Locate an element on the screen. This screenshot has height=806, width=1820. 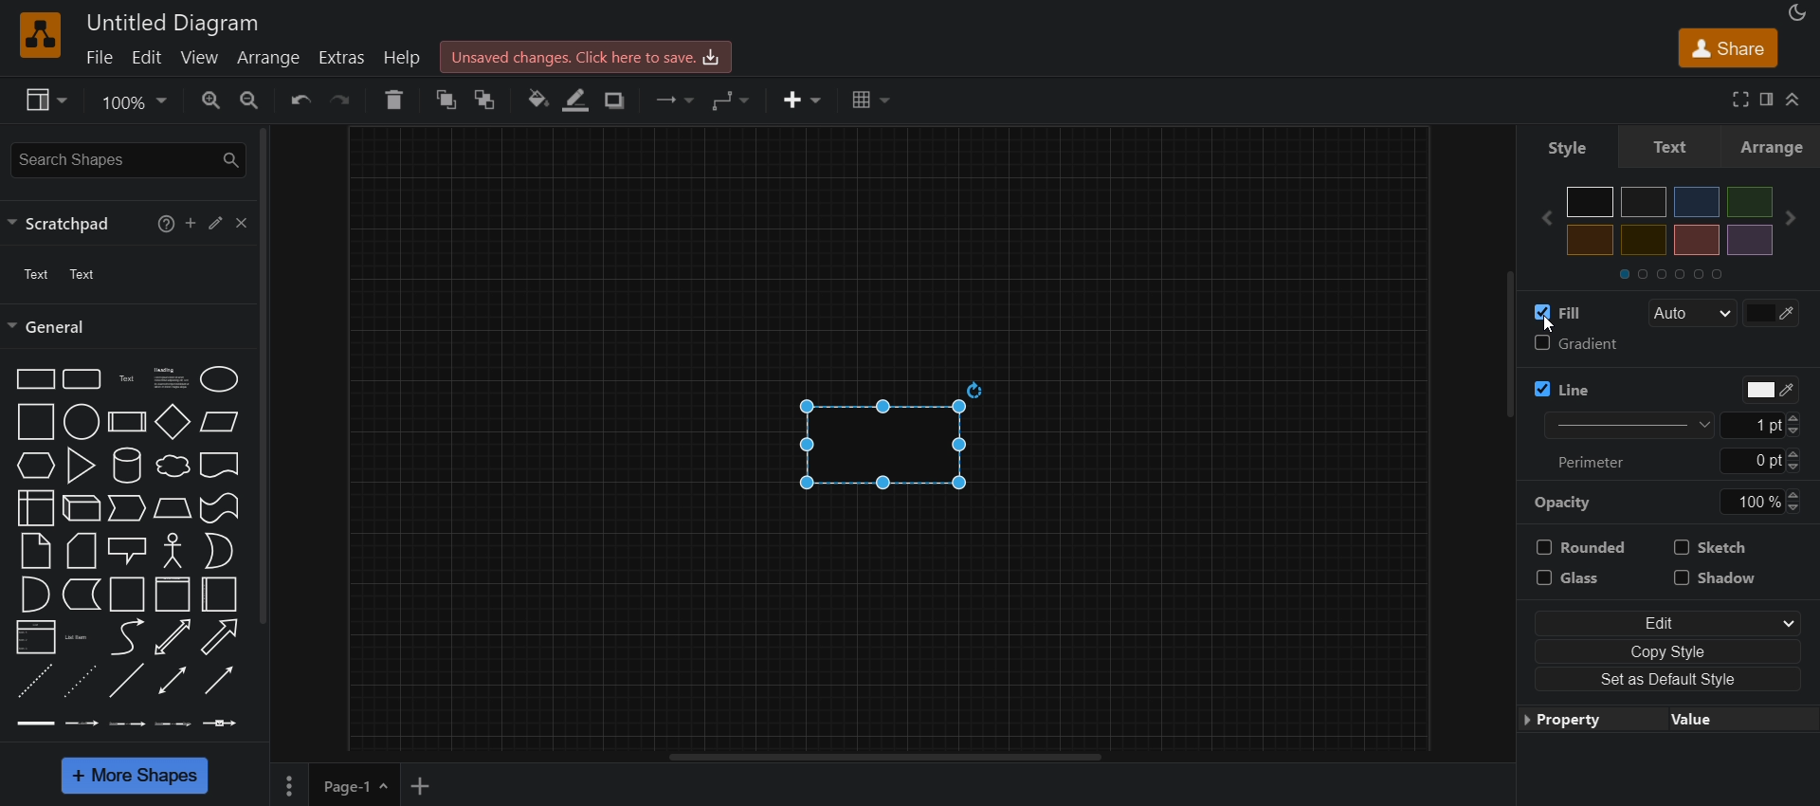
options is located at coordinates (288, 786).